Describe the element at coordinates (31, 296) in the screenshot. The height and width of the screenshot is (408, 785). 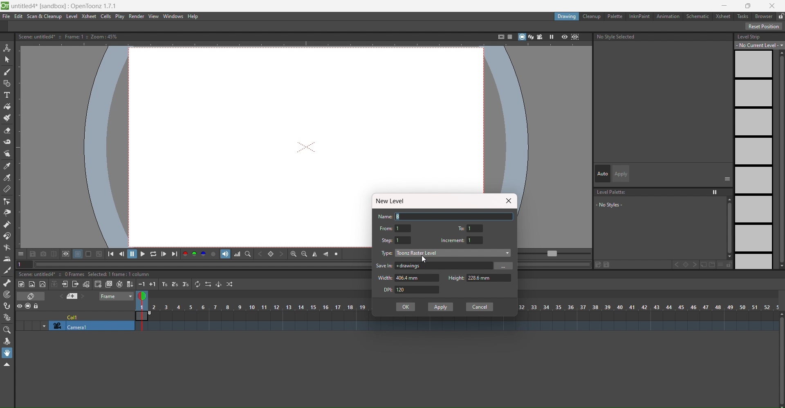
I see `` at that location.